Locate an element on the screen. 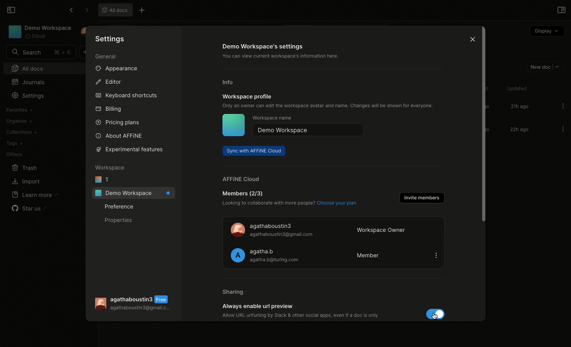 The width and height of the screenshot is (571, 347). Create workspace is located at coordinates (39, 120).